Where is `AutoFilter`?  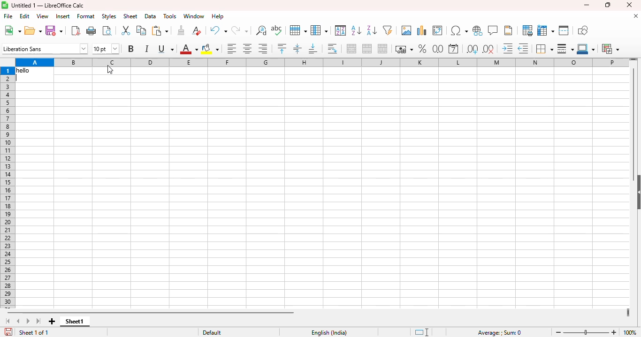
AutoFilter is located at coordinates (388, 30).